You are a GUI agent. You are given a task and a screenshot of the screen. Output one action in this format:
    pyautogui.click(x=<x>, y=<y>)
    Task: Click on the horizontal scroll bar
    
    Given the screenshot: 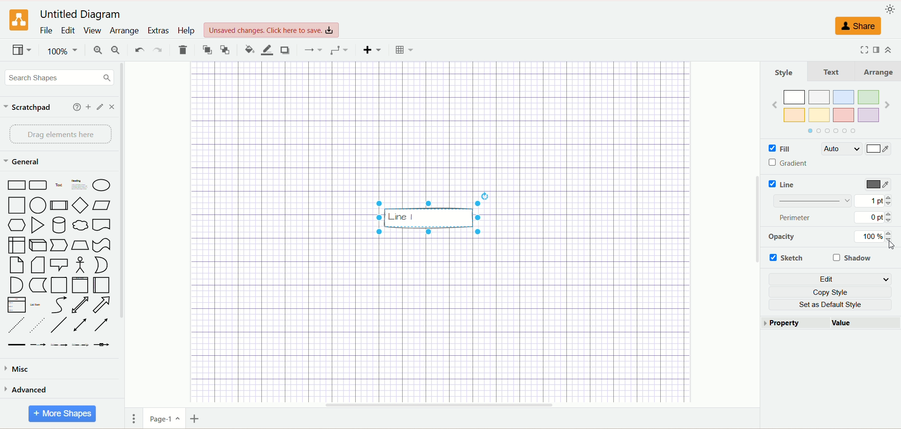 What is the action you would take?
    pyautogui.click(x=438, y=406)
    